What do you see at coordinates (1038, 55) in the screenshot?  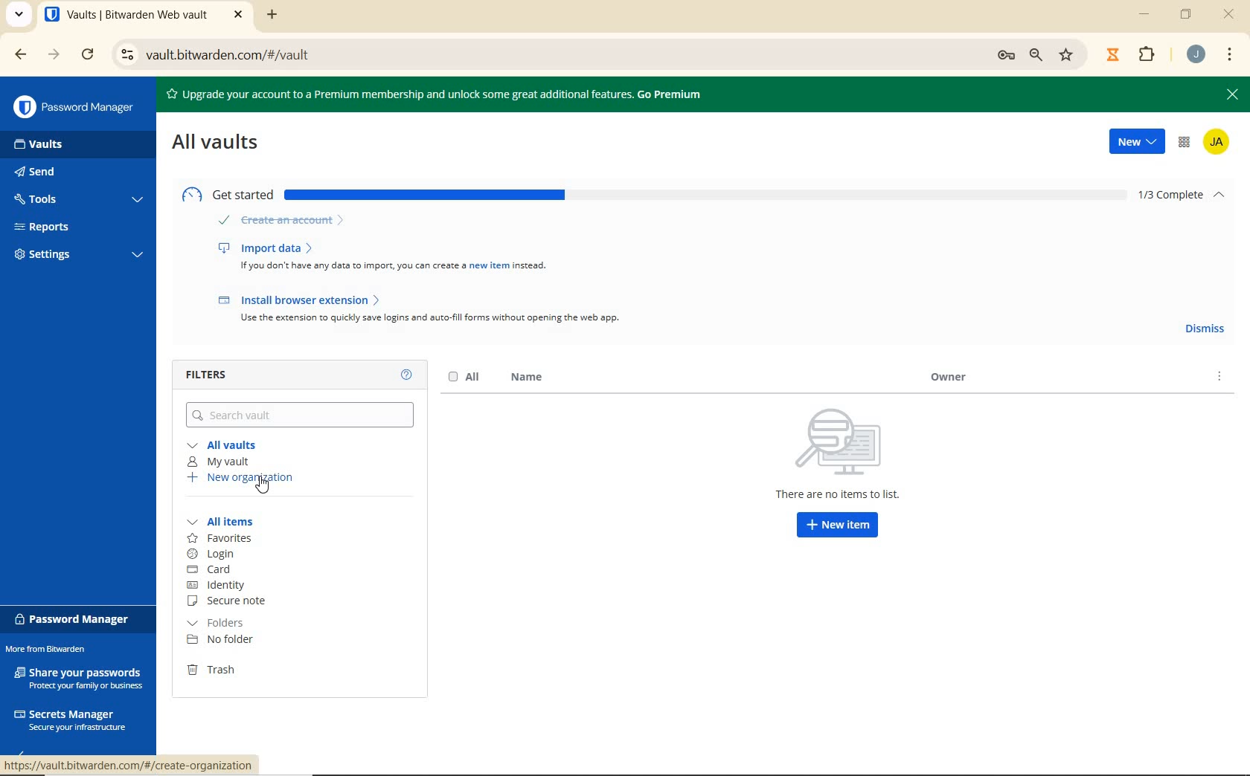 I see `zoom` at bounding box center [1038, 55].